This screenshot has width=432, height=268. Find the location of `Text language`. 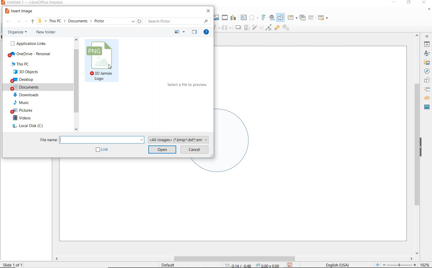

Text language is located at coordinates (337, 264).